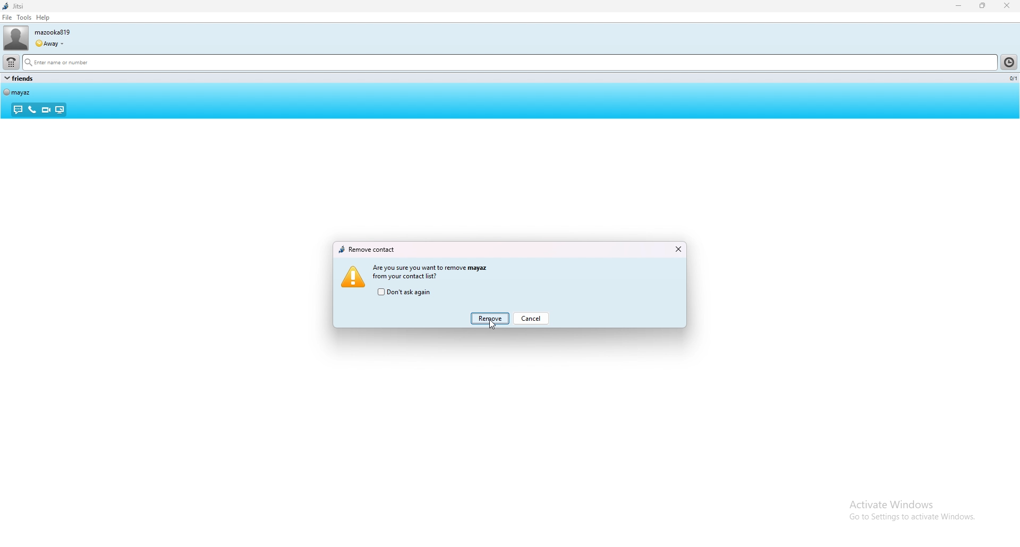 Image resolution: width=1020 pixels, height=547 pixels. What do you see at coordinates (52, 32) in the screenshot?
I see `username` at bounding box center [52, 32].